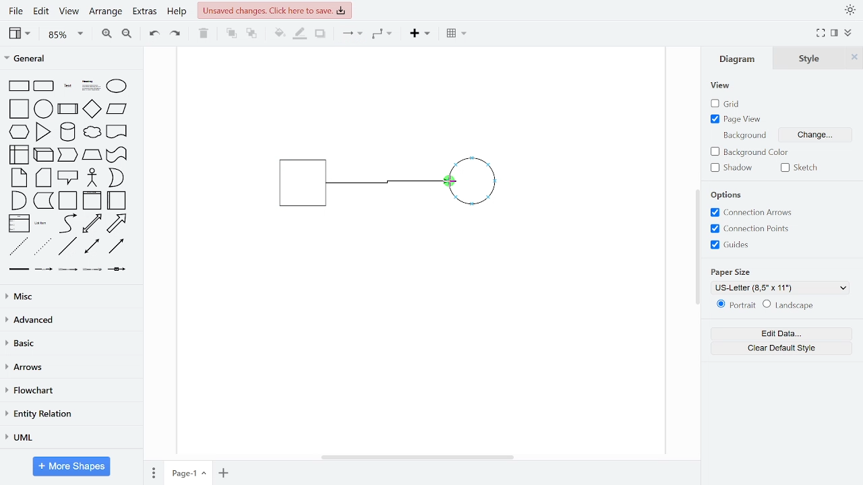 This screenshot has width=863, height=485. I want to click on portrait, so click(736, 305).